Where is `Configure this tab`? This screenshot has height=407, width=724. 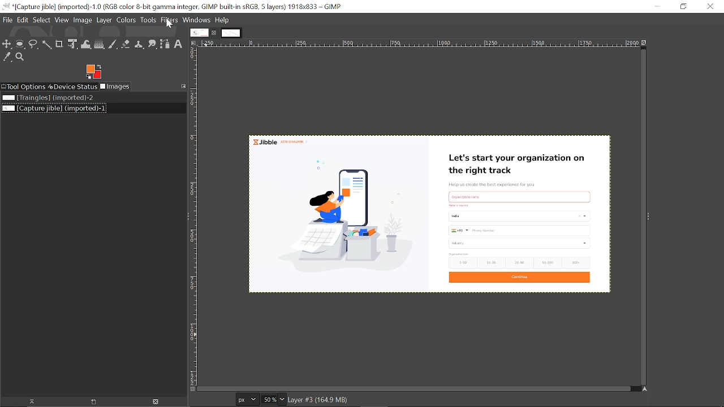 Configure this tab is located at coordinates (183, 86).